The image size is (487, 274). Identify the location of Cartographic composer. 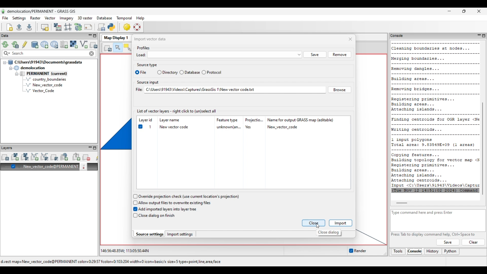
(88, 27).